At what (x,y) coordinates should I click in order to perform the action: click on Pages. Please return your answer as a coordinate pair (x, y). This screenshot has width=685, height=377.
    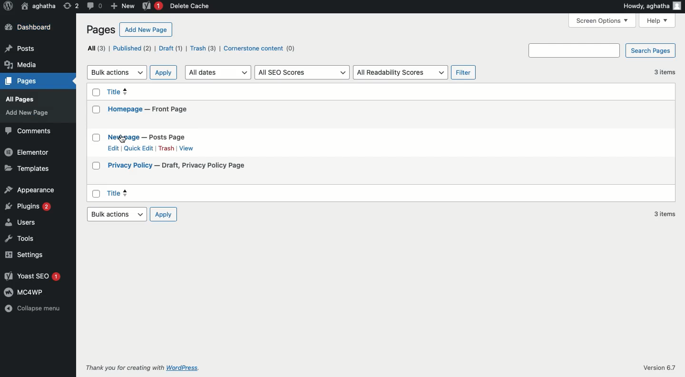
    Looking at the image, I should click on (101, 30).